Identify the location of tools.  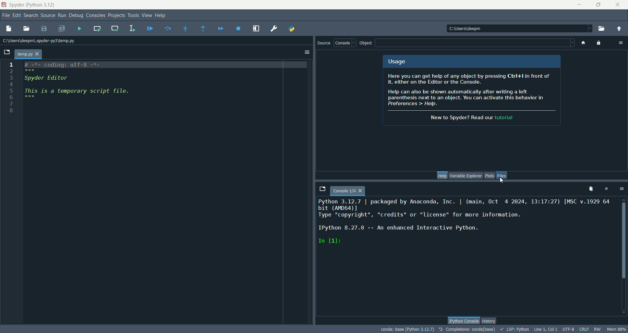
(134, 15).